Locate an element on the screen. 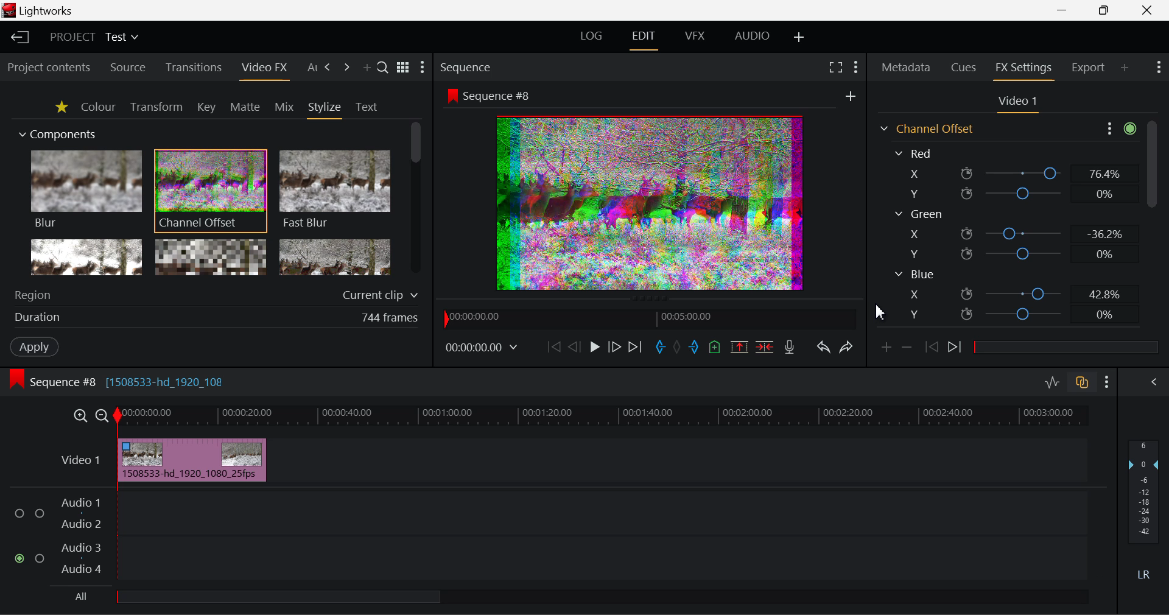  Green X is located at coordinates (1013, 233).